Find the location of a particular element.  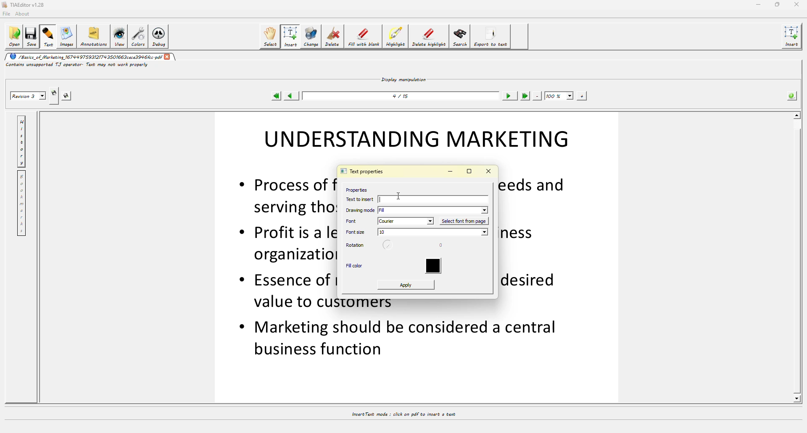

view is located at coordinates (119, 36).